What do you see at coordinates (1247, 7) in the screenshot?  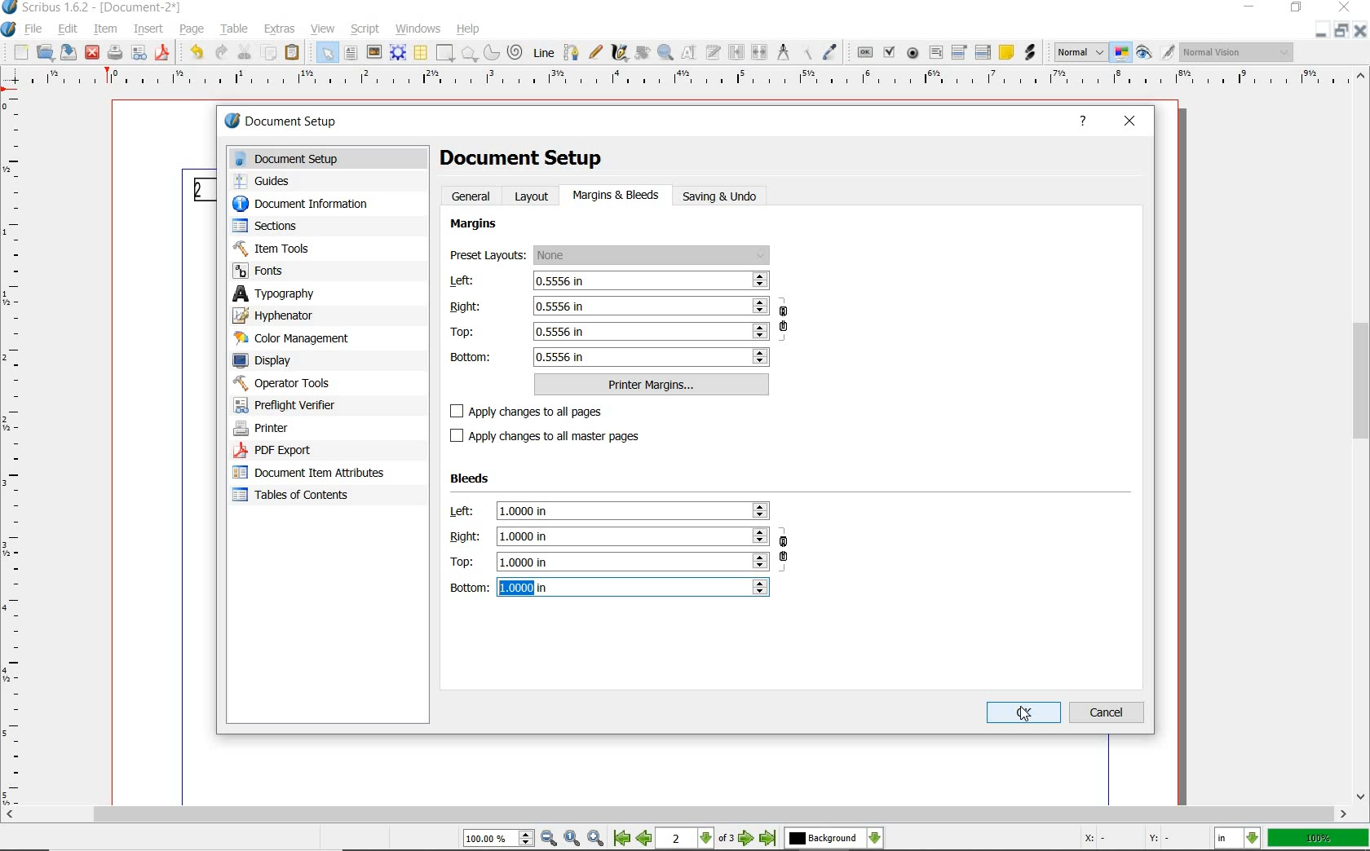 I see `minimize` at bounding box center [1247, 7].